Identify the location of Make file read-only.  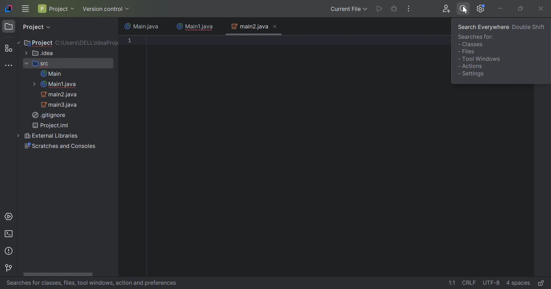
(542, 284).